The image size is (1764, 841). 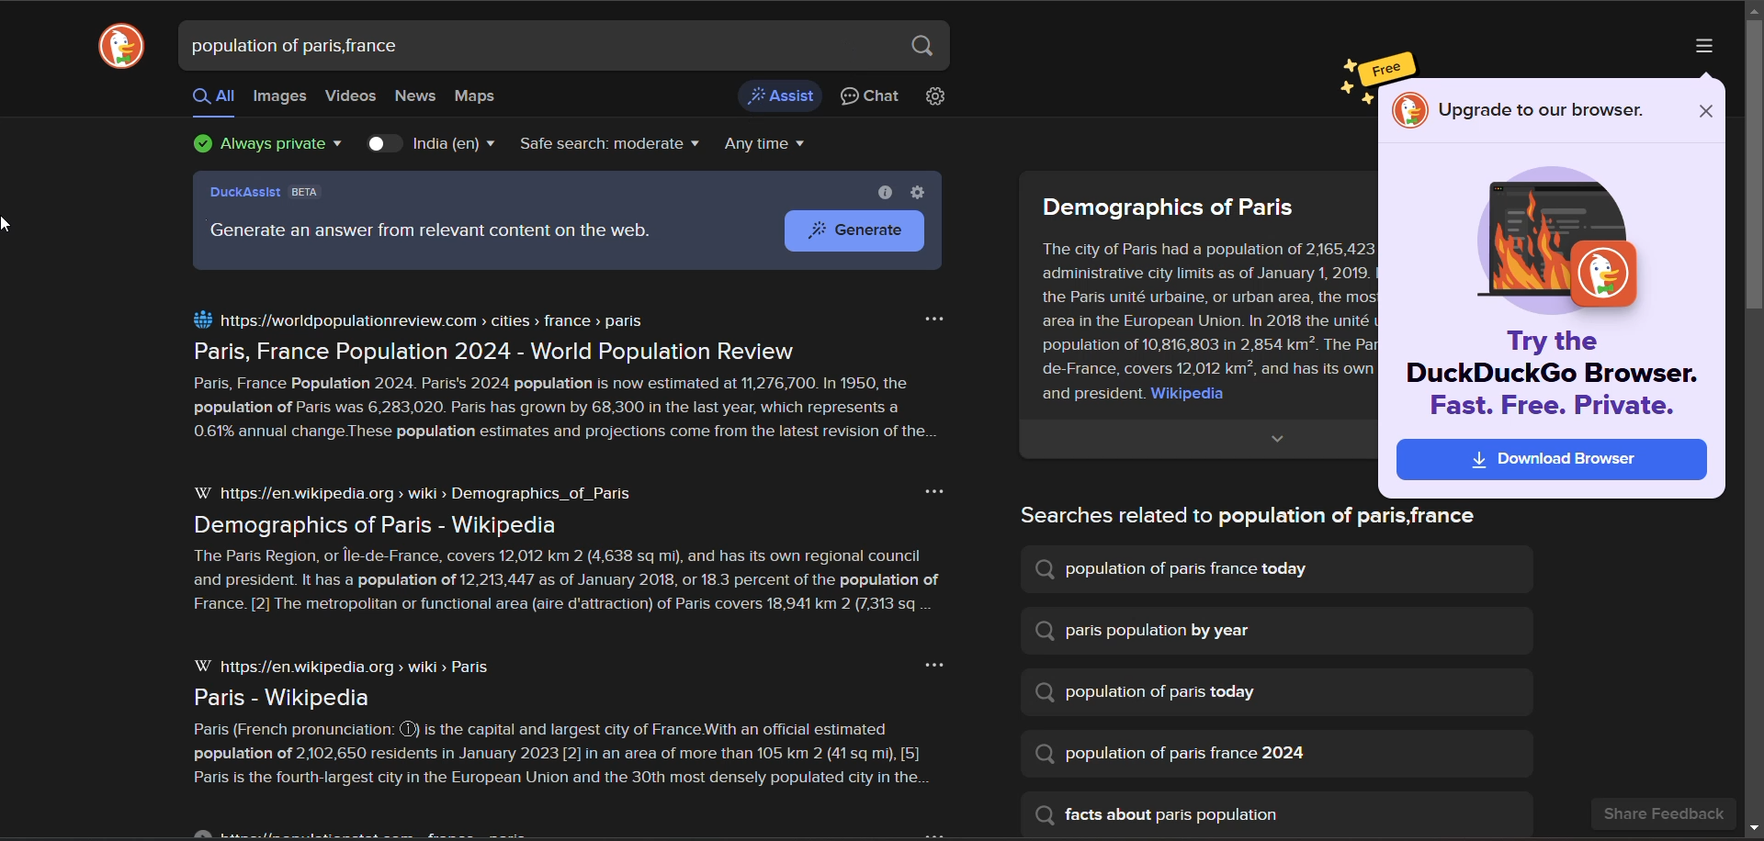 What do you see at coordinates (1554, 375) in the screenshot?
I see `Try the
DuckDuckGo Browser.
Fast. Free. Private.` at bounding box center [1554, 375].